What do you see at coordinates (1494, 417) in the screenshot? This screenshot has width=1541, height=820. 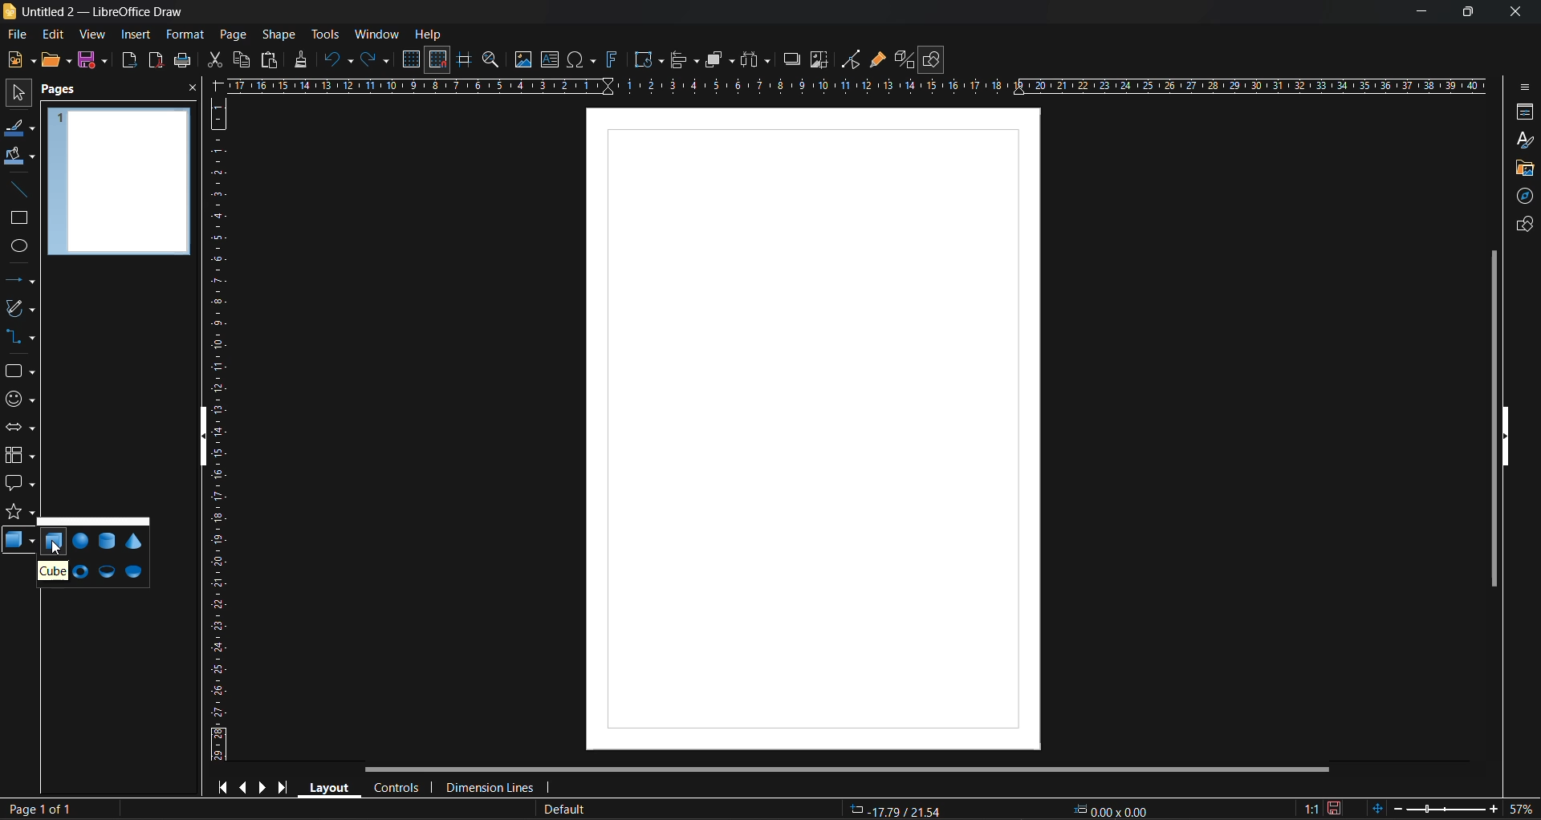 I see `vertical scroll bar` at bounding box center [1494, 417].